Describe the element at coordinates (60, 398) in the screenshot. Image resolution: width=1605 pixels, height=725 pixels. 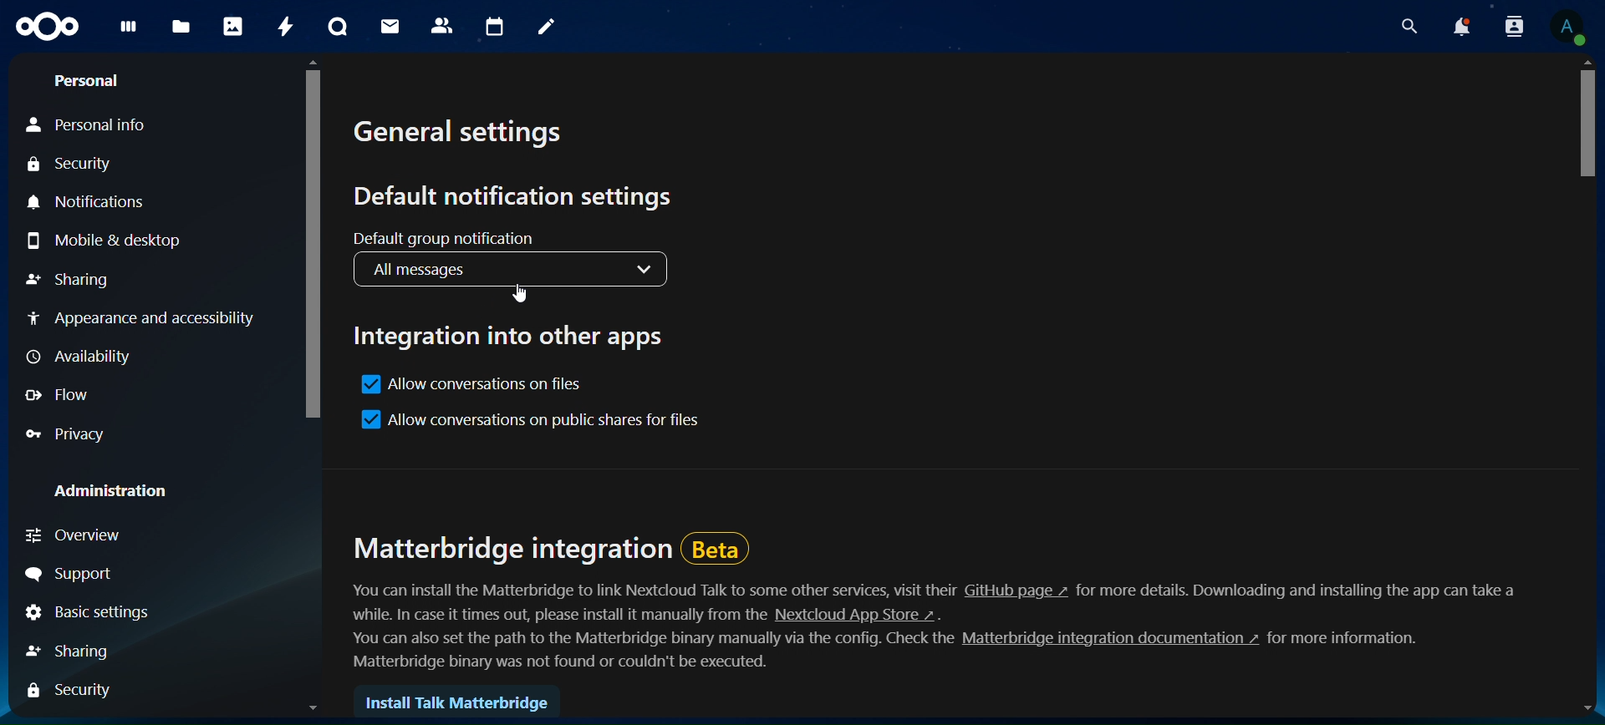
I see `flow` at that location.